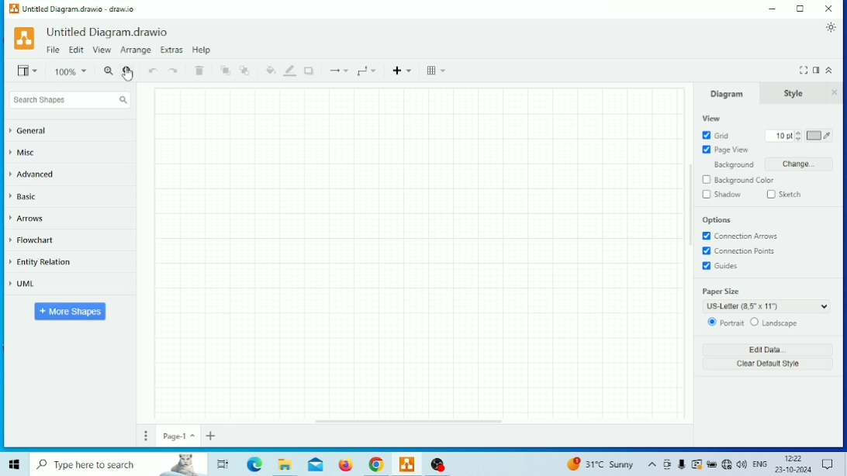 Image resolution: width=847 pixels, height=476 pixels. Describe the element at coordinates (27, 219) in the screenshot. I see `Arrows` at that location.